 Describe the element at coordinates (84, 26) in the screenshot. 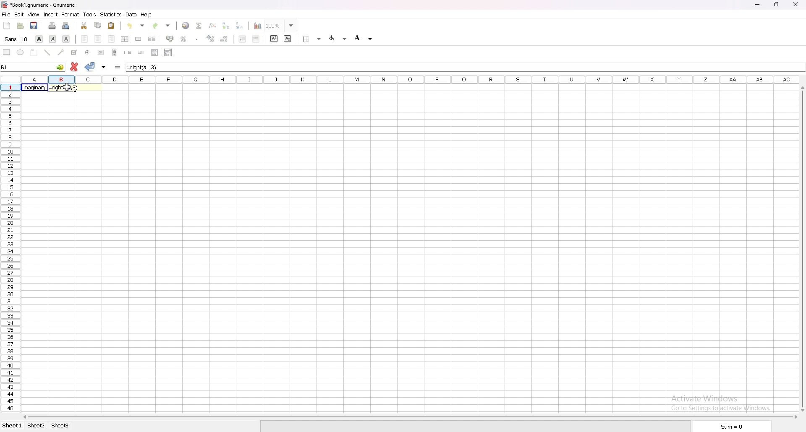

I see `cut` at that location.